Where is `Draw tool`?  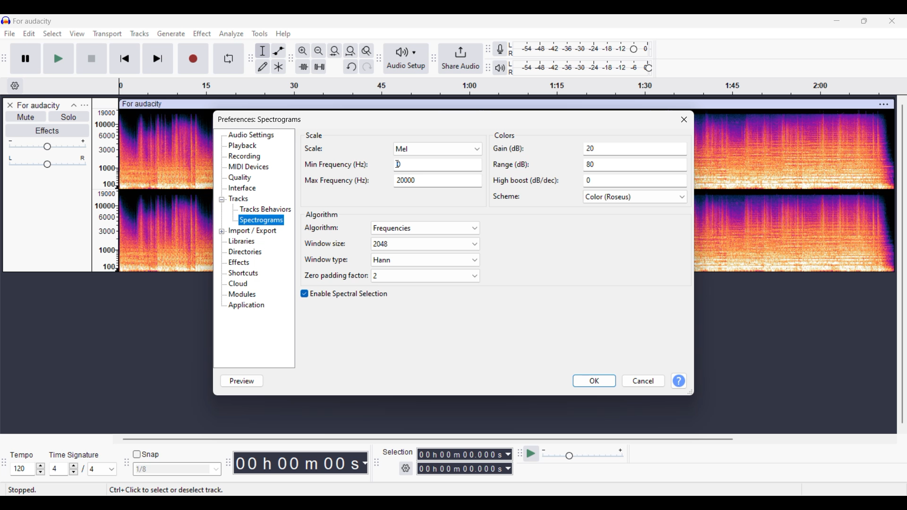
Draw tool is located at coordinates (263, 67).